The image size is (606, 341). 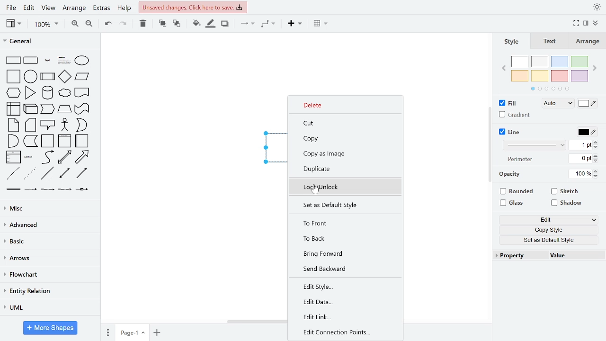 I want to click on vertical scrollbar, so click(x=491, y=146).